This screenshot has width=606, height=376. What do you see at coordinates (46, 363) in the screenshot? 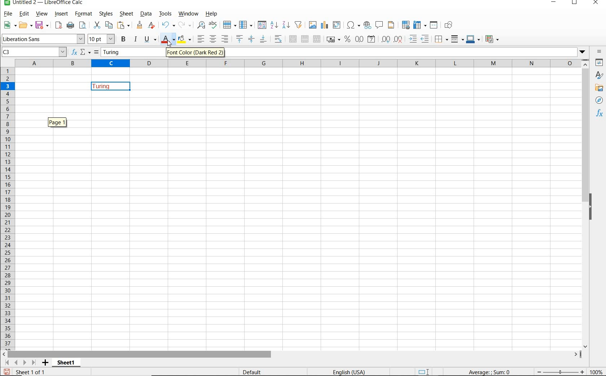
I see `ADD SHEET` at bounding box center [46, 363].